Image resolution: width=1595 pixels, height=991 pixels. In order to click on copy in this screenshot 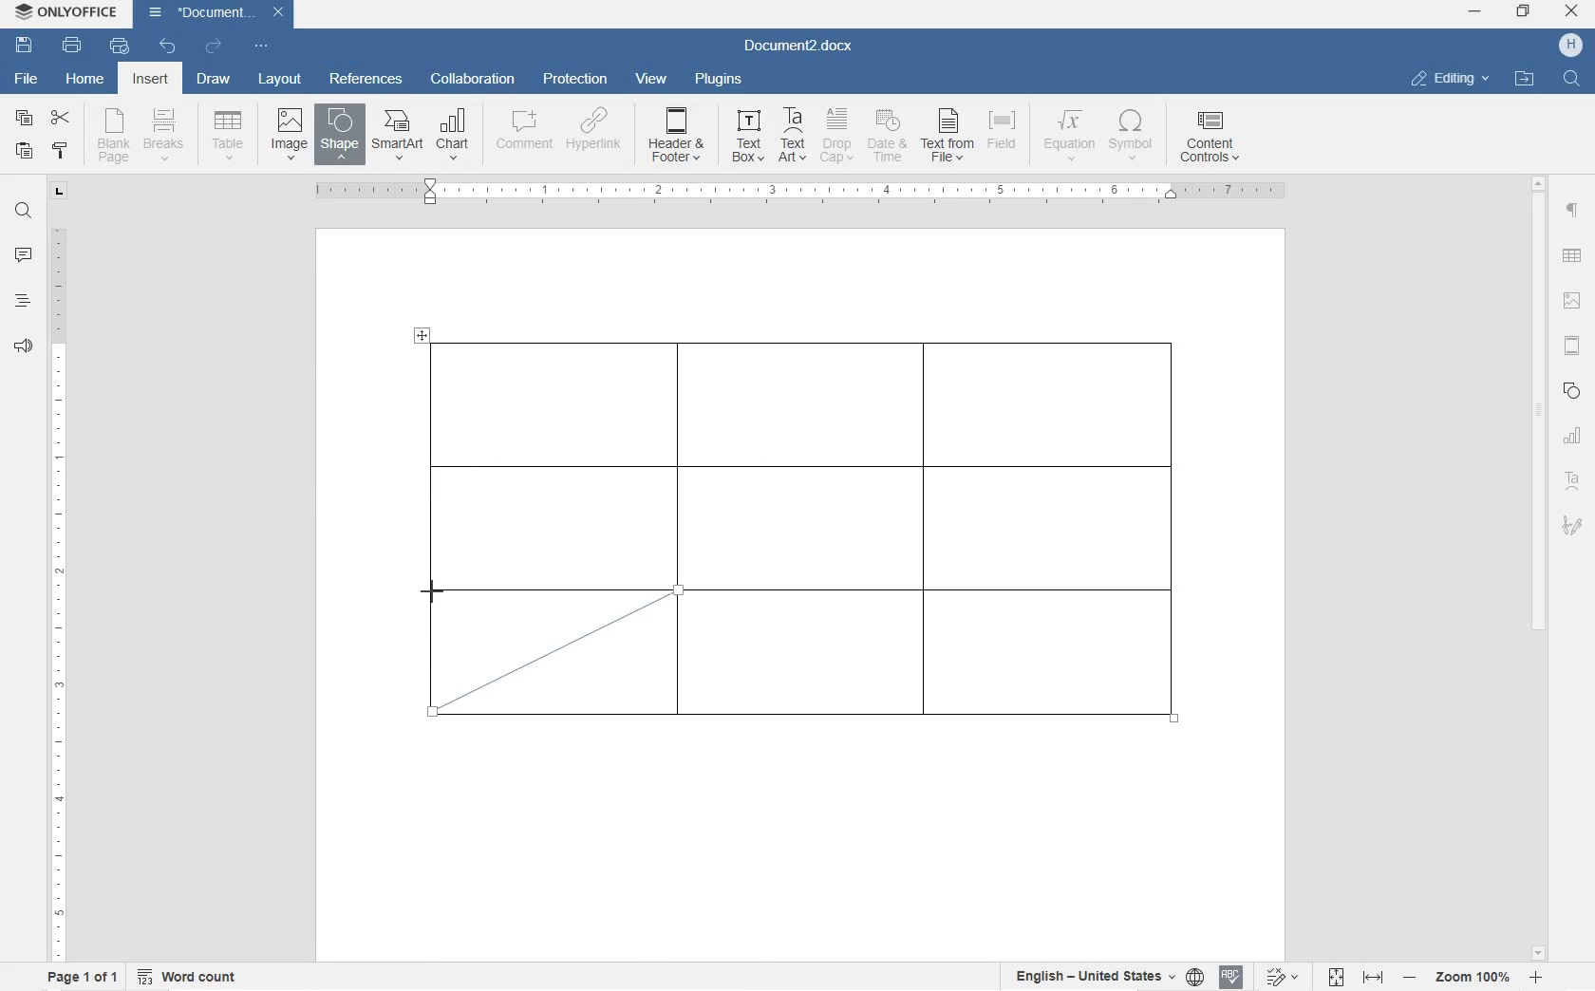, I will do `click(25, 121)`.